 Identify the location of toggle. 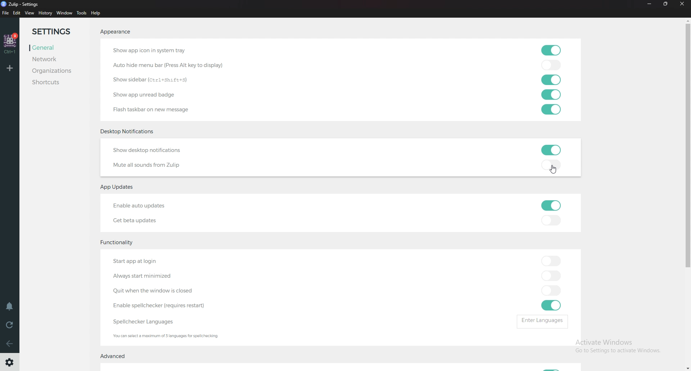
(551, 110).